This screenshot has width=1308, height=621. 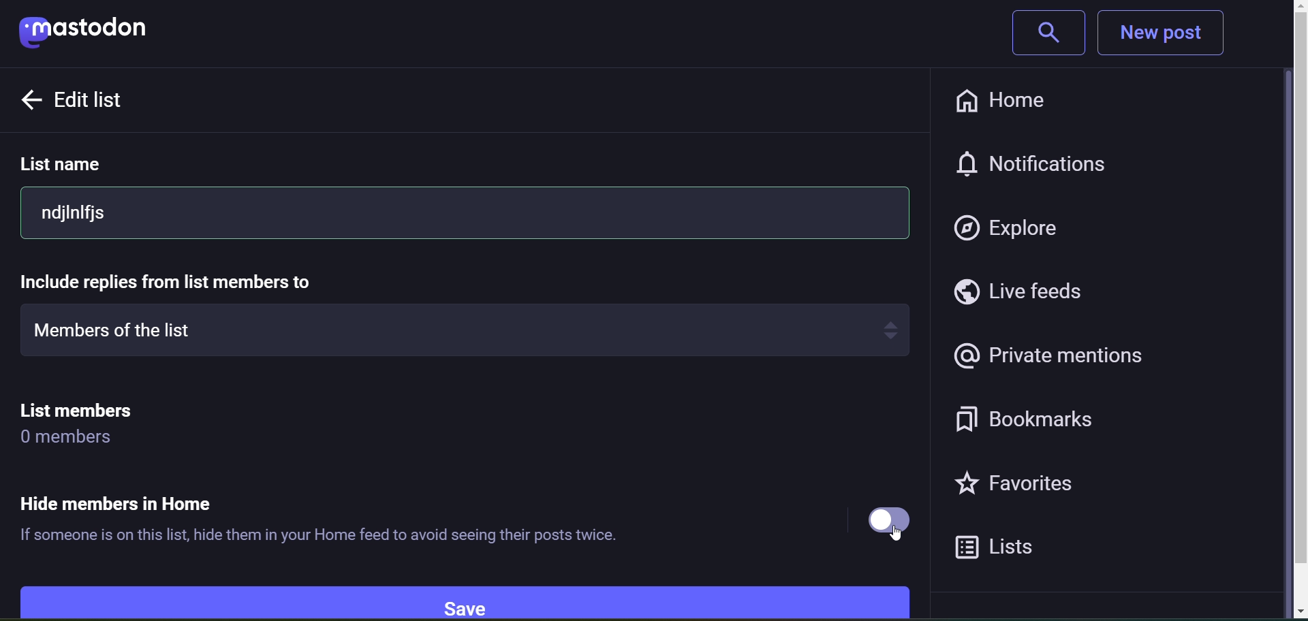 I want to click on include replies from list member to, so click(x=172, y=280).